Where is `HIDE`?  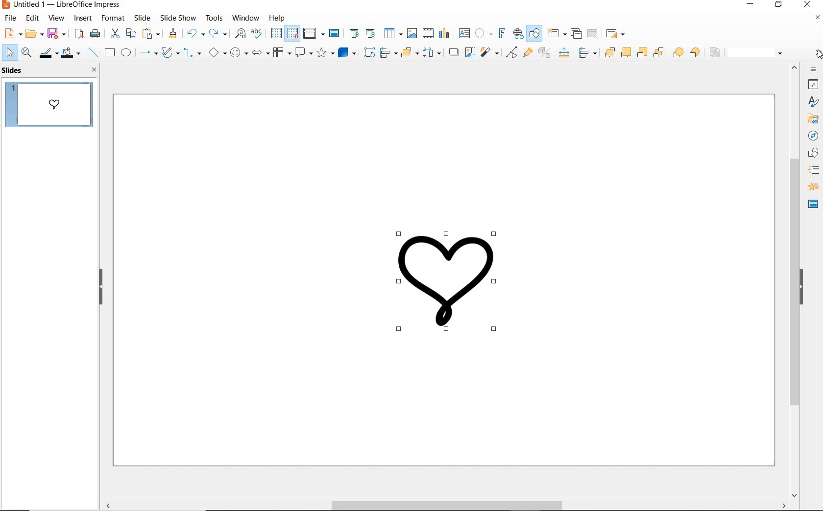
HIDE is located at coordinates (802, 288).